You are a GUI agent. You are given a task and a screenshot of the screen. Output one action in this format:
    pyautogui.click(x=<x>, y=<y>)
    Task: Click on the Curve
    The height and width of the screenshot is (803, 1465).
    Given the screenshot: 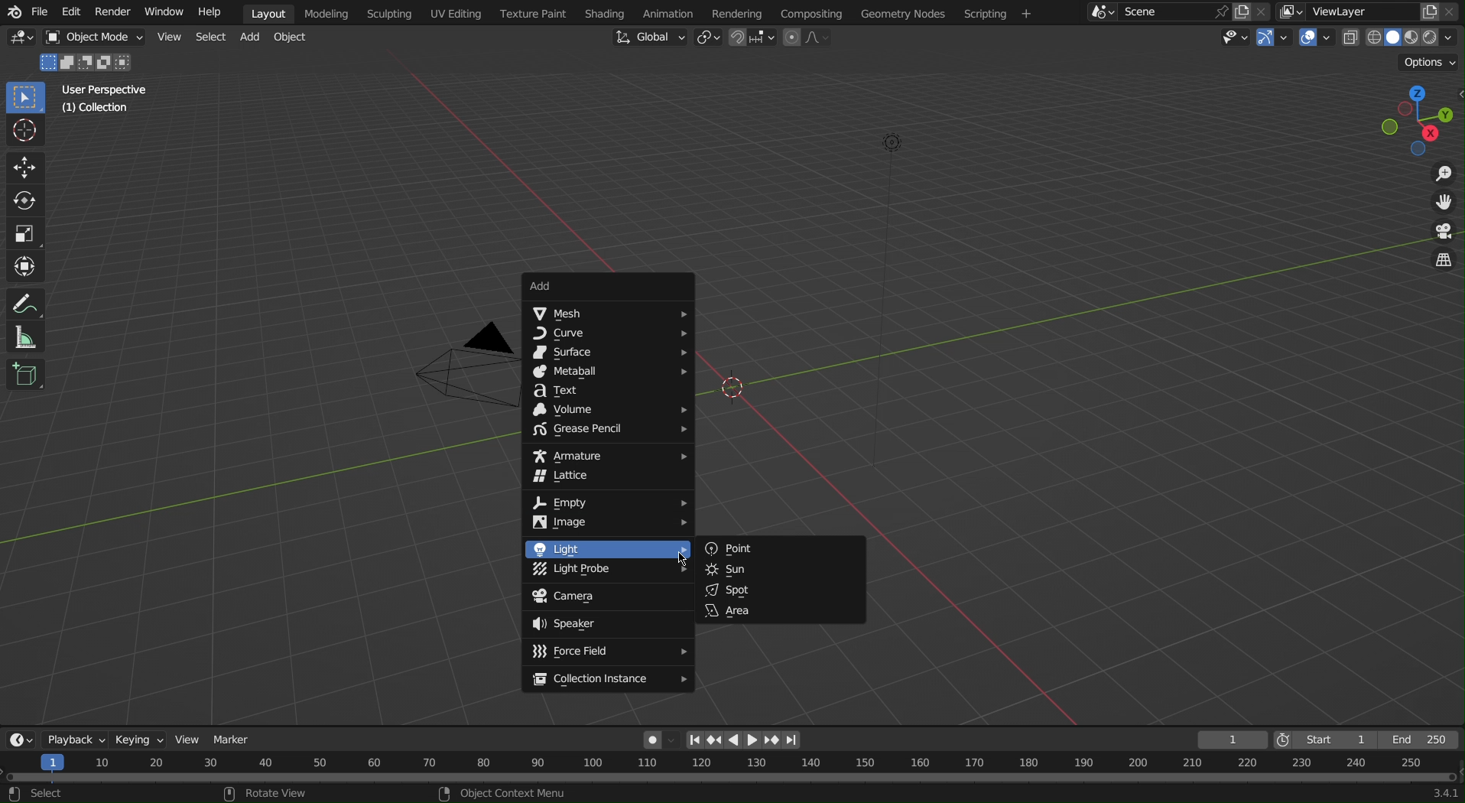 What is the action you would take?
    pyautogui.click(x=609, y=335)
    